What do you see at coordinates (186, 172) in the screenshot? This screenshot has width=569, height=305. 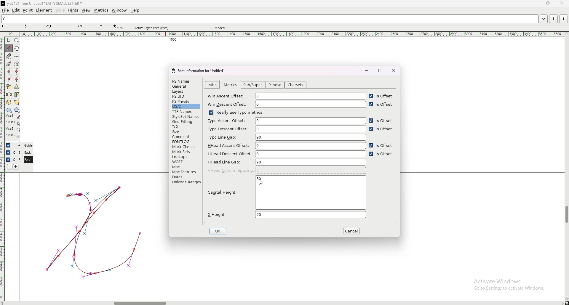 I see `mac features` at bounding box center [186, 172].